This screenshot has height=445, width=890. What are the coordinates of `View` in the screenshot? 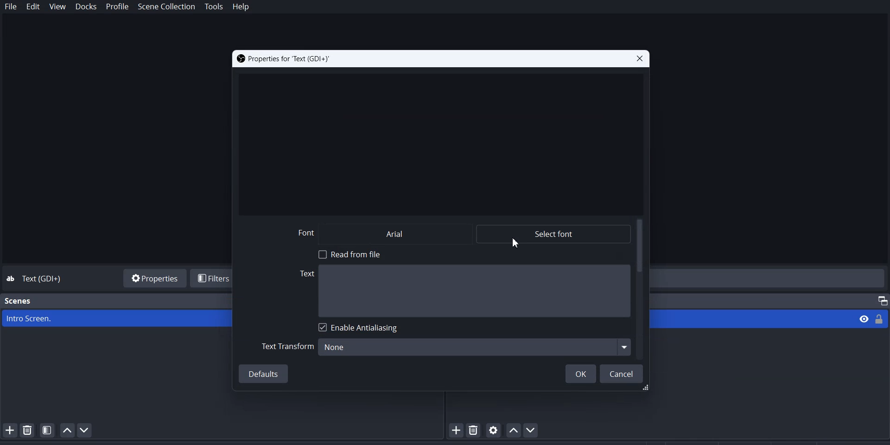 It's located at (58, 7).